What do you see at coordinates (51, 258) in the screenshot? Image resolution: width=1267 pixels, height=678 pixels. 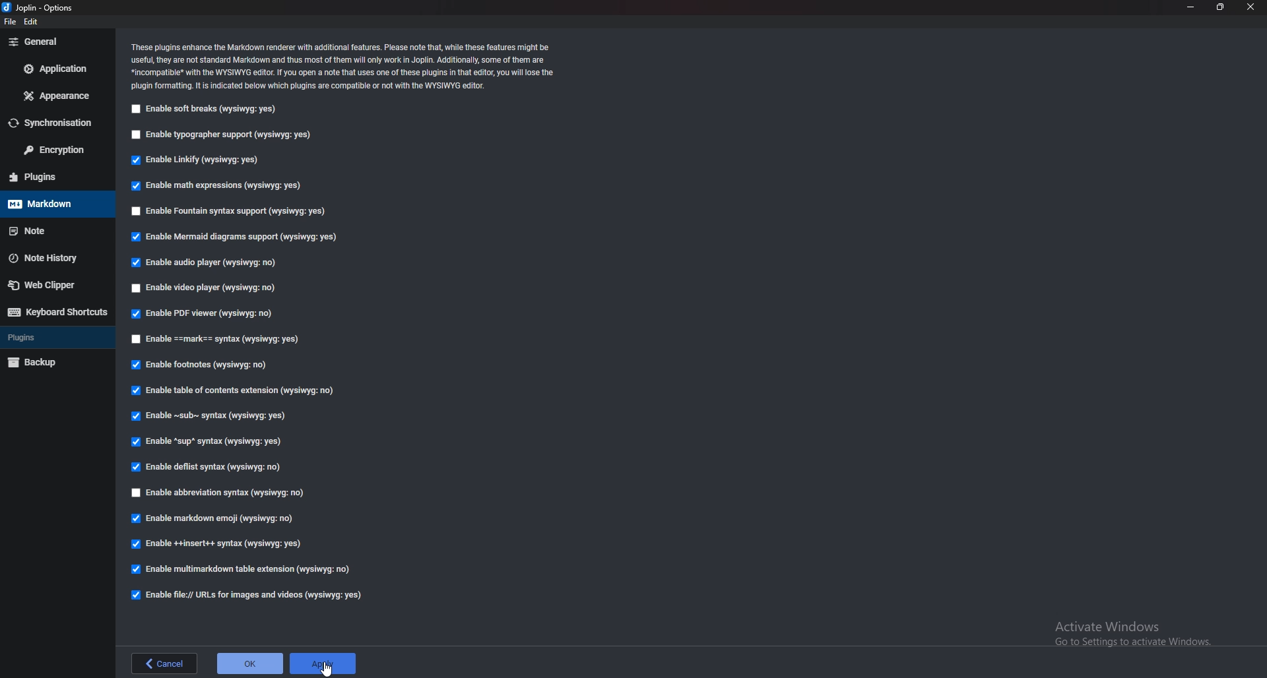 I see `Note history` at bounding box center [51, 258].